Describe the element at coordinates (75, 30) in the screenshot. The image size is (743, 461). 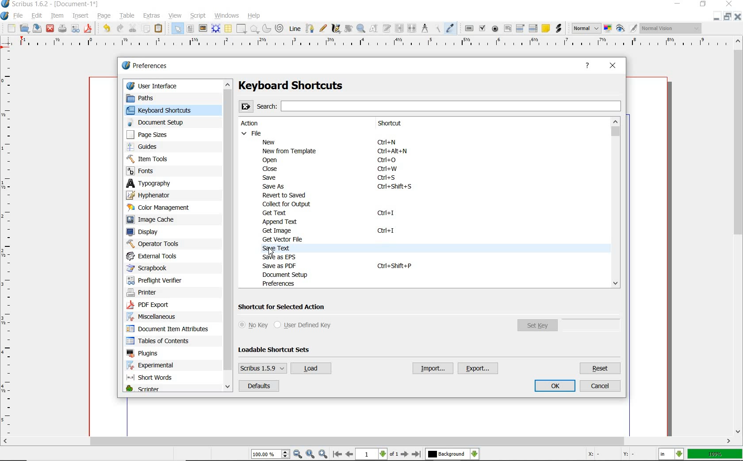
I see `` at that location.